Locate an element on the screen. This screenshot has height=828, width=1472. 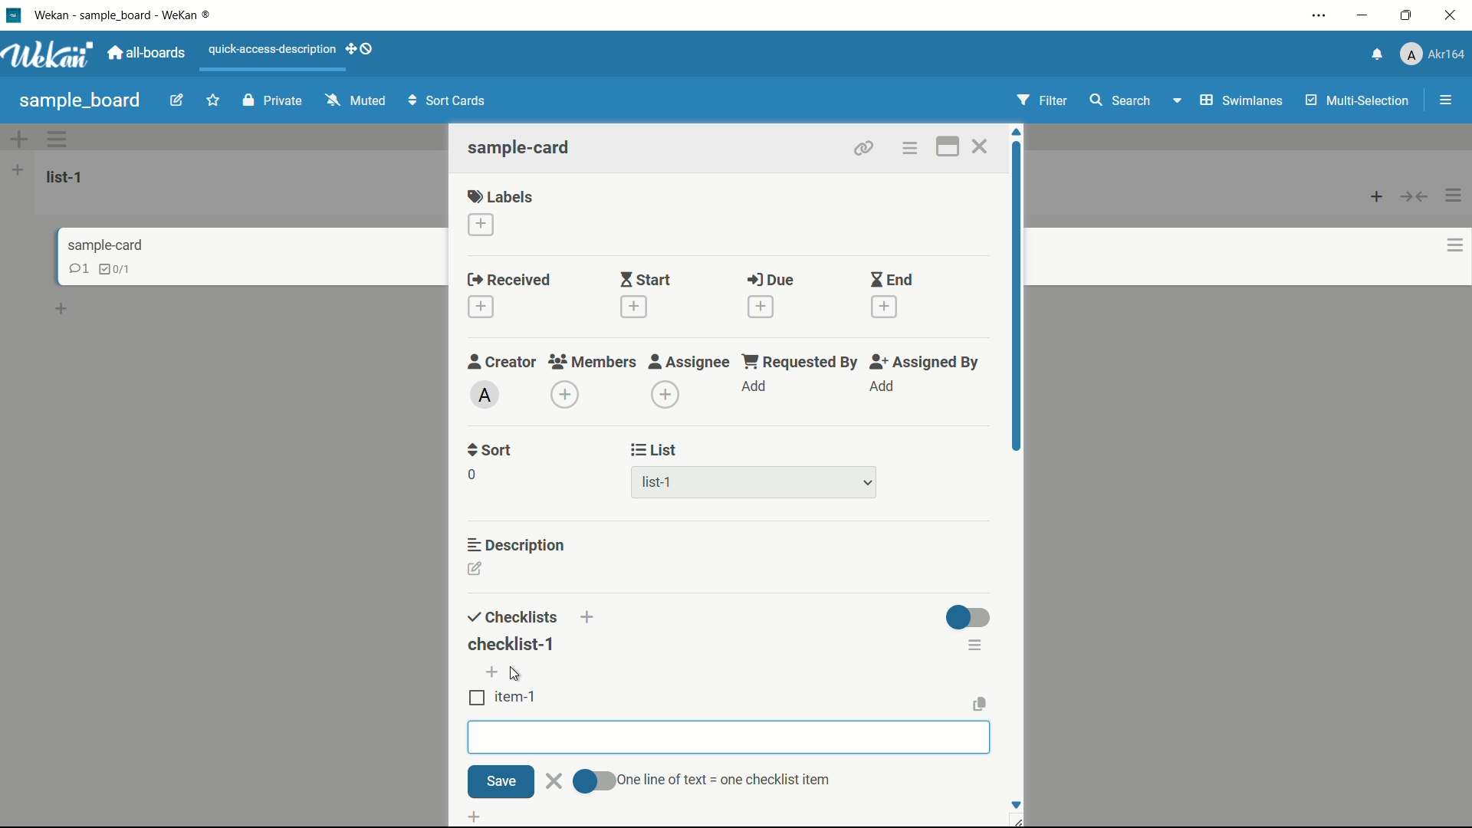
add member is located at coordinates (567, 395).